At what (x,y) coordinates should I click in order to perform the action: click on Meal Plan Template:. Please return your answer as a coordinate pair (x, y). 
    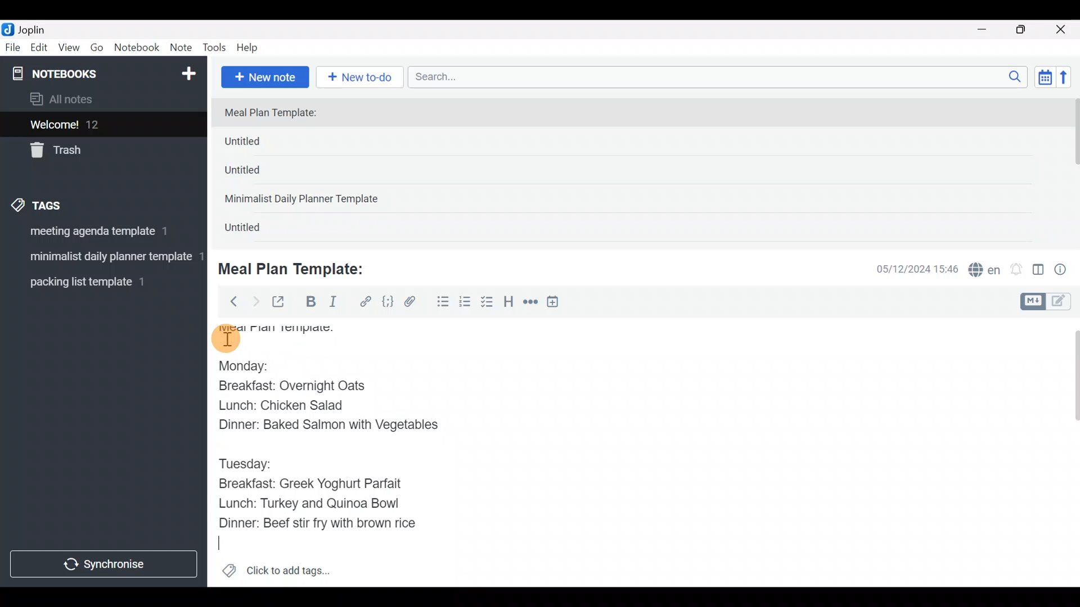
    Looking at the image, I should click on (277, 114).